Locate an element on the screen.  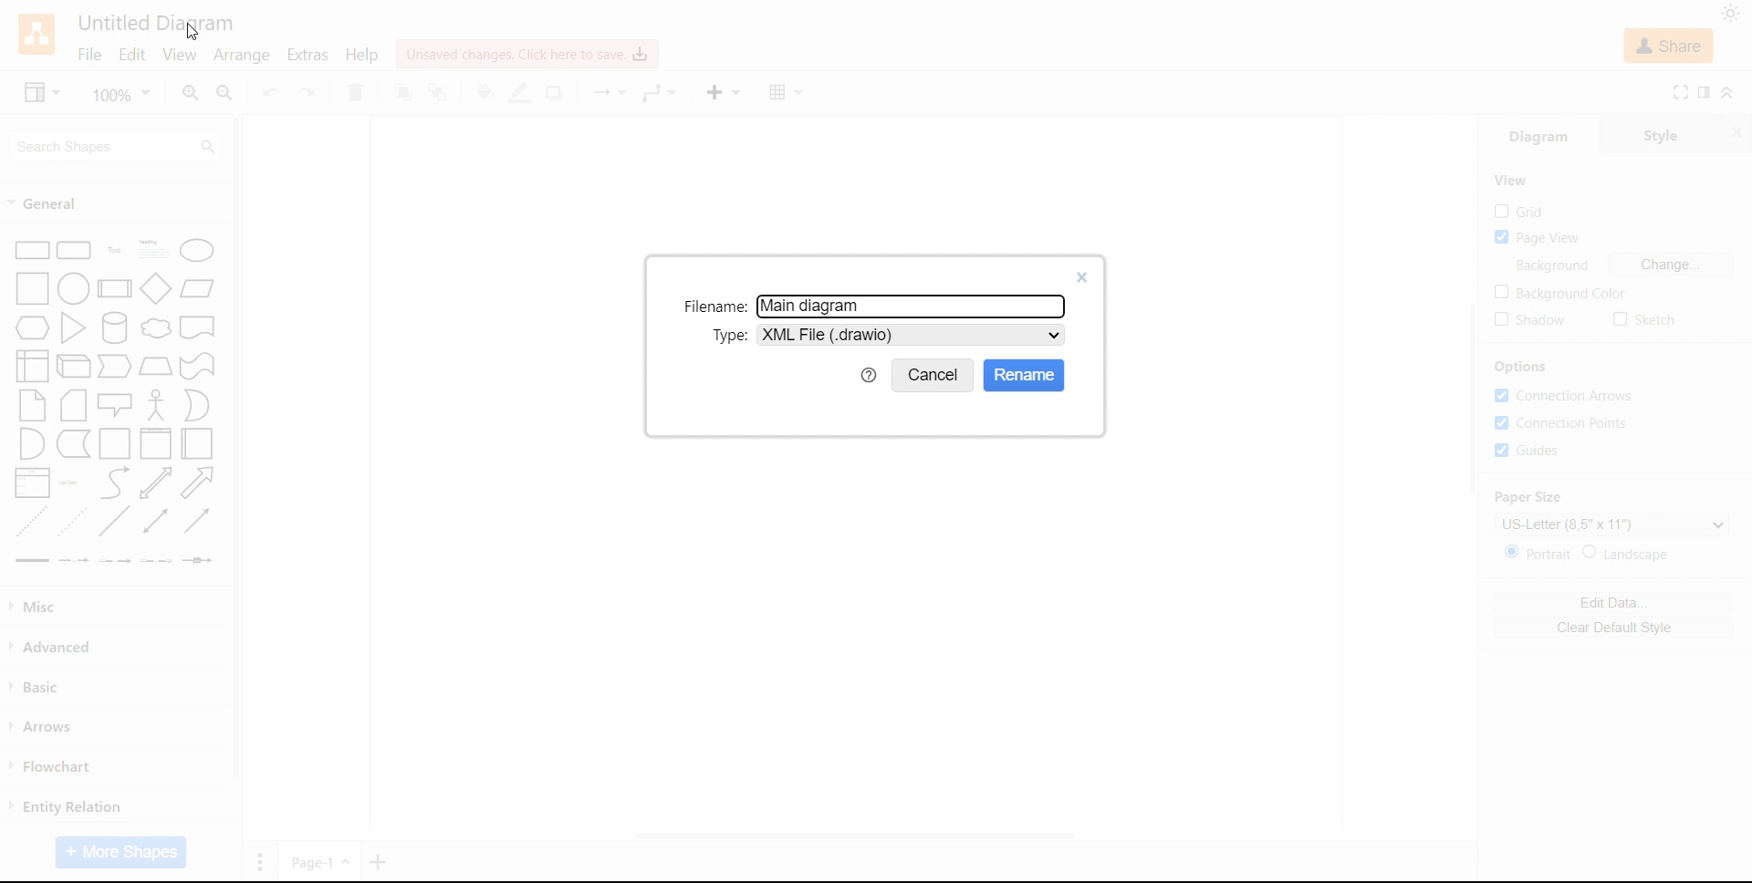
Rename  is located at coordinates (1025, 375).